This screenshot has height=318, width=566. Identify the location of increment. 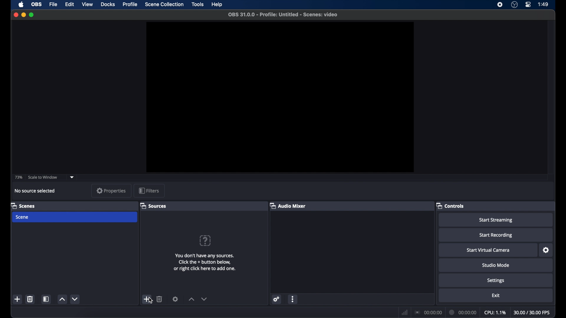
(191, 299).